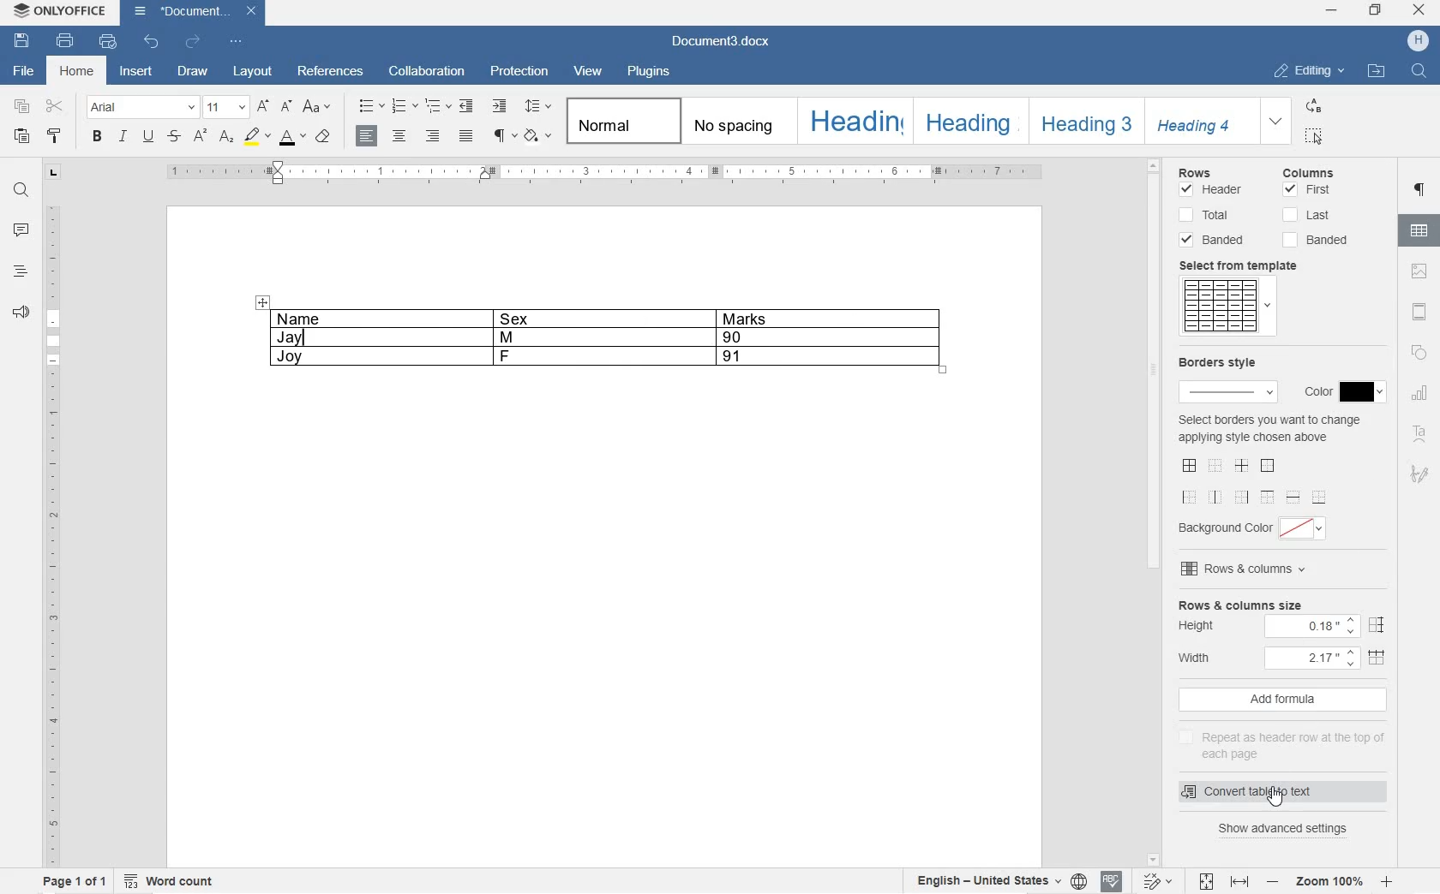 Image resolution: width=1440 pixels, height=894 pixels. Describe the element at coordinates (1084, 122) in the screenshot. I see `HEADING 3` at that location.